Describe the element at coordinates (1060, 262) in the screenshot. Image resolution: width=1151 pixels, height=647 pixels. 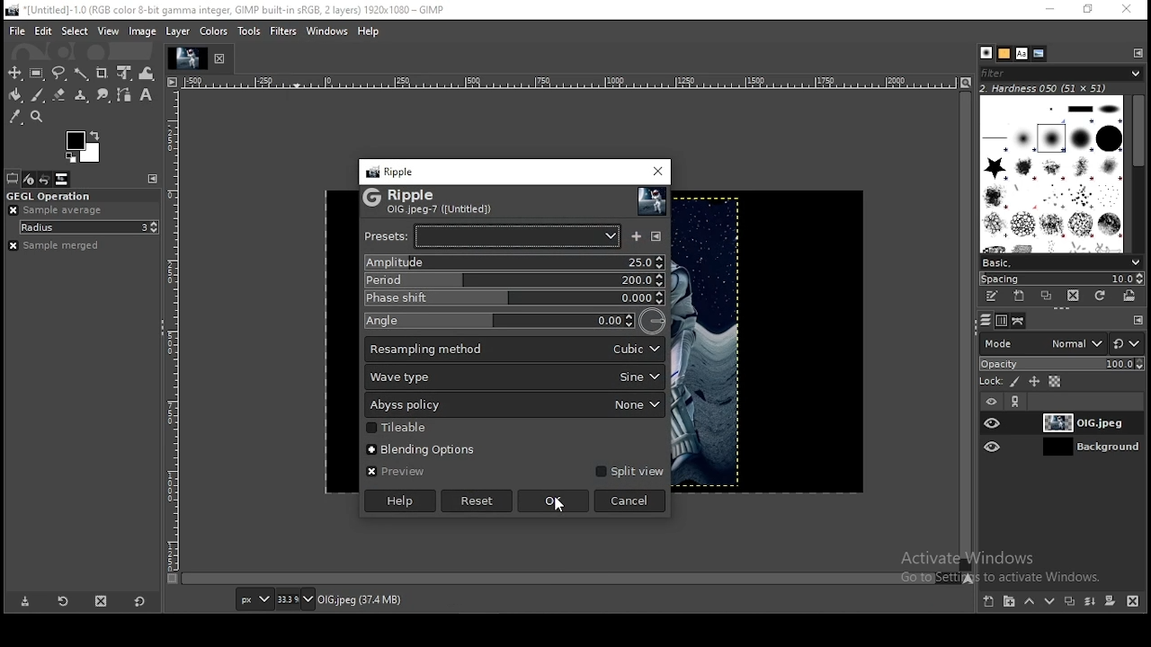
I see `brush presets` at that location.